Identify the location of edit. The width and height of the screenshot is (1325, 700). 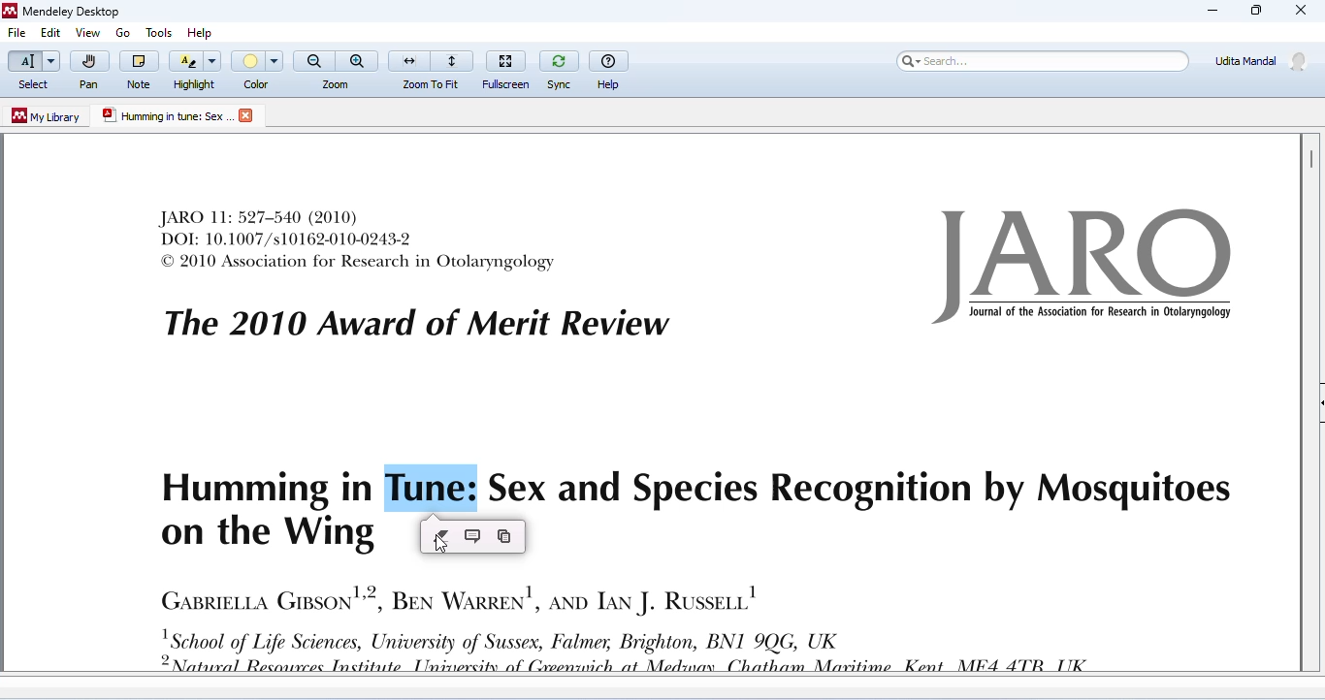
(49, 34).